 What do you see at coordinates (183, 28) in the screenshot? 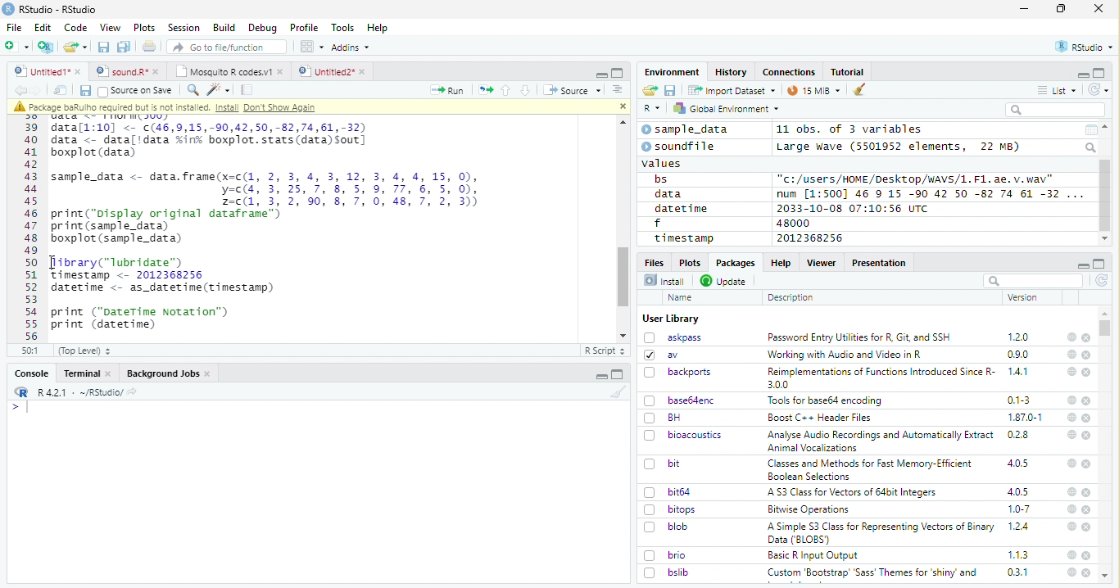
I see `Session` at bounding box center [183, 28].